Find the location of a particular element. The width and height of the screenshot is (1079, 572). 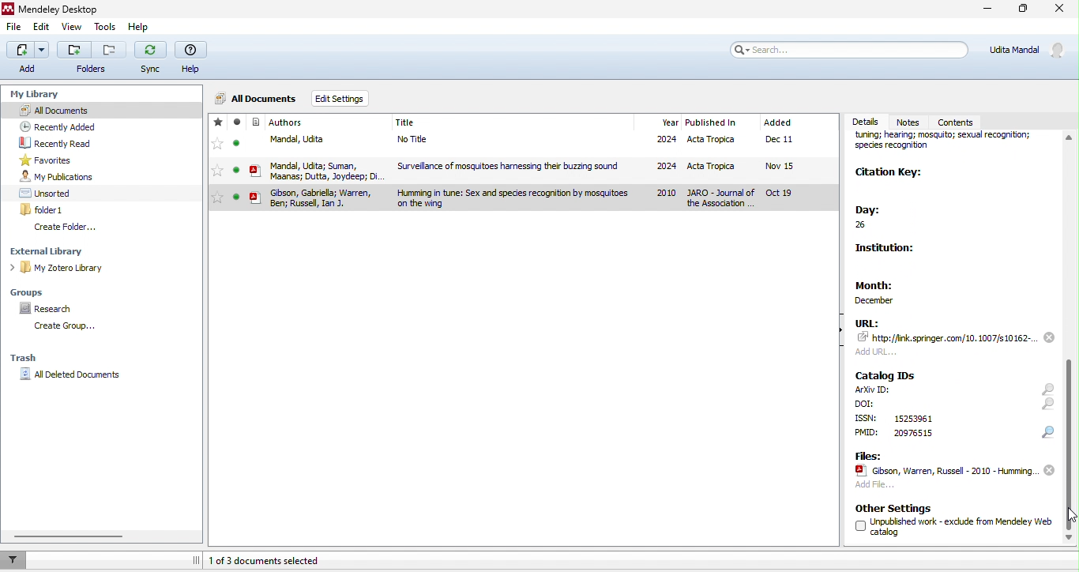

text is located at coordinates (913, 418).